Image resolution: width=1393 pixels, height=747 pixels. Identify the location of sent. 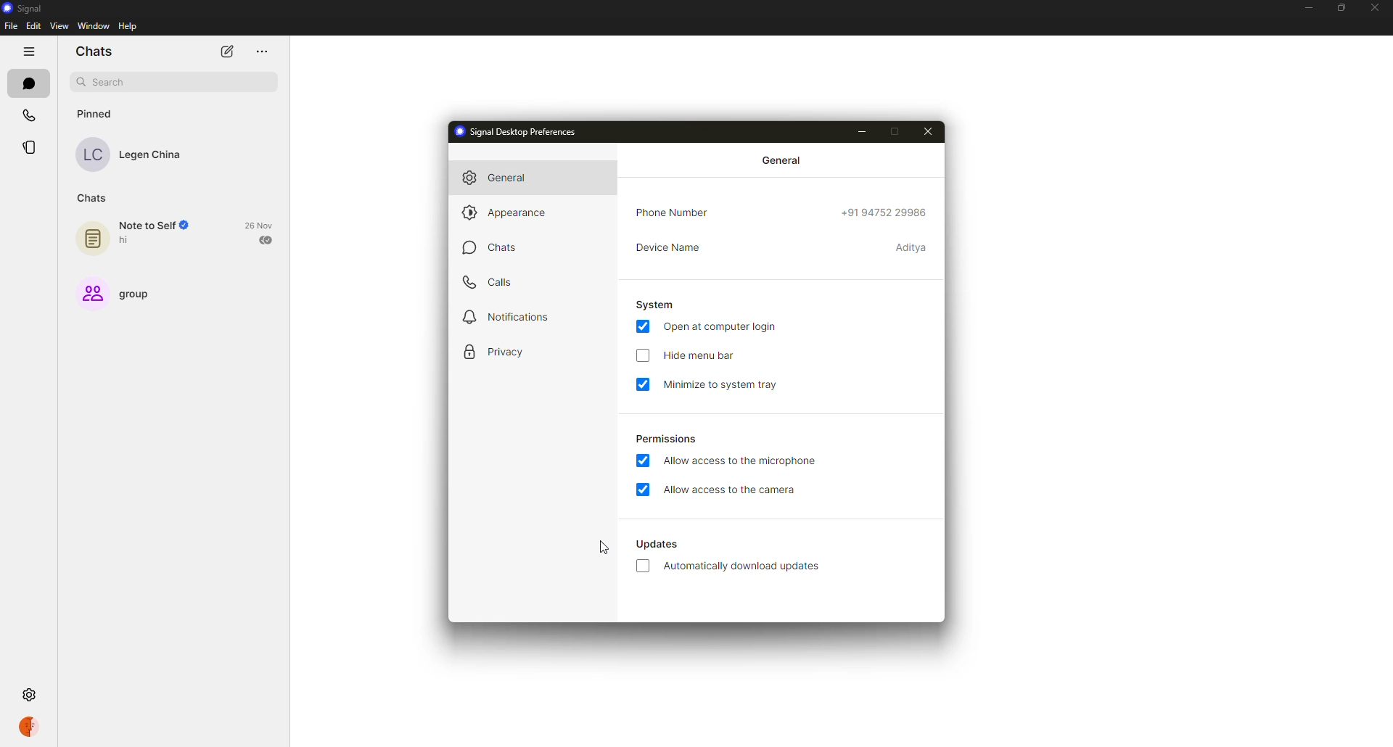
(266, 239).